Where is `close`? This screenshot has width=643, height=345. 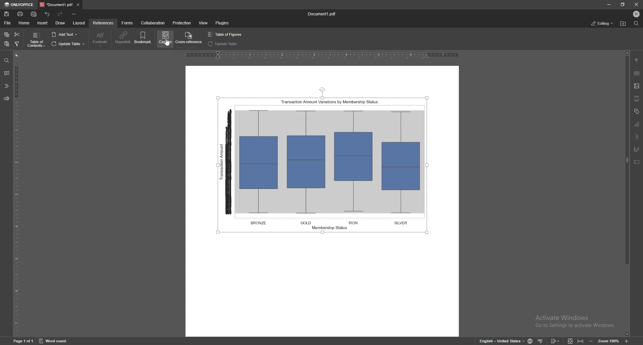 close is located at coordinates (636, 4).